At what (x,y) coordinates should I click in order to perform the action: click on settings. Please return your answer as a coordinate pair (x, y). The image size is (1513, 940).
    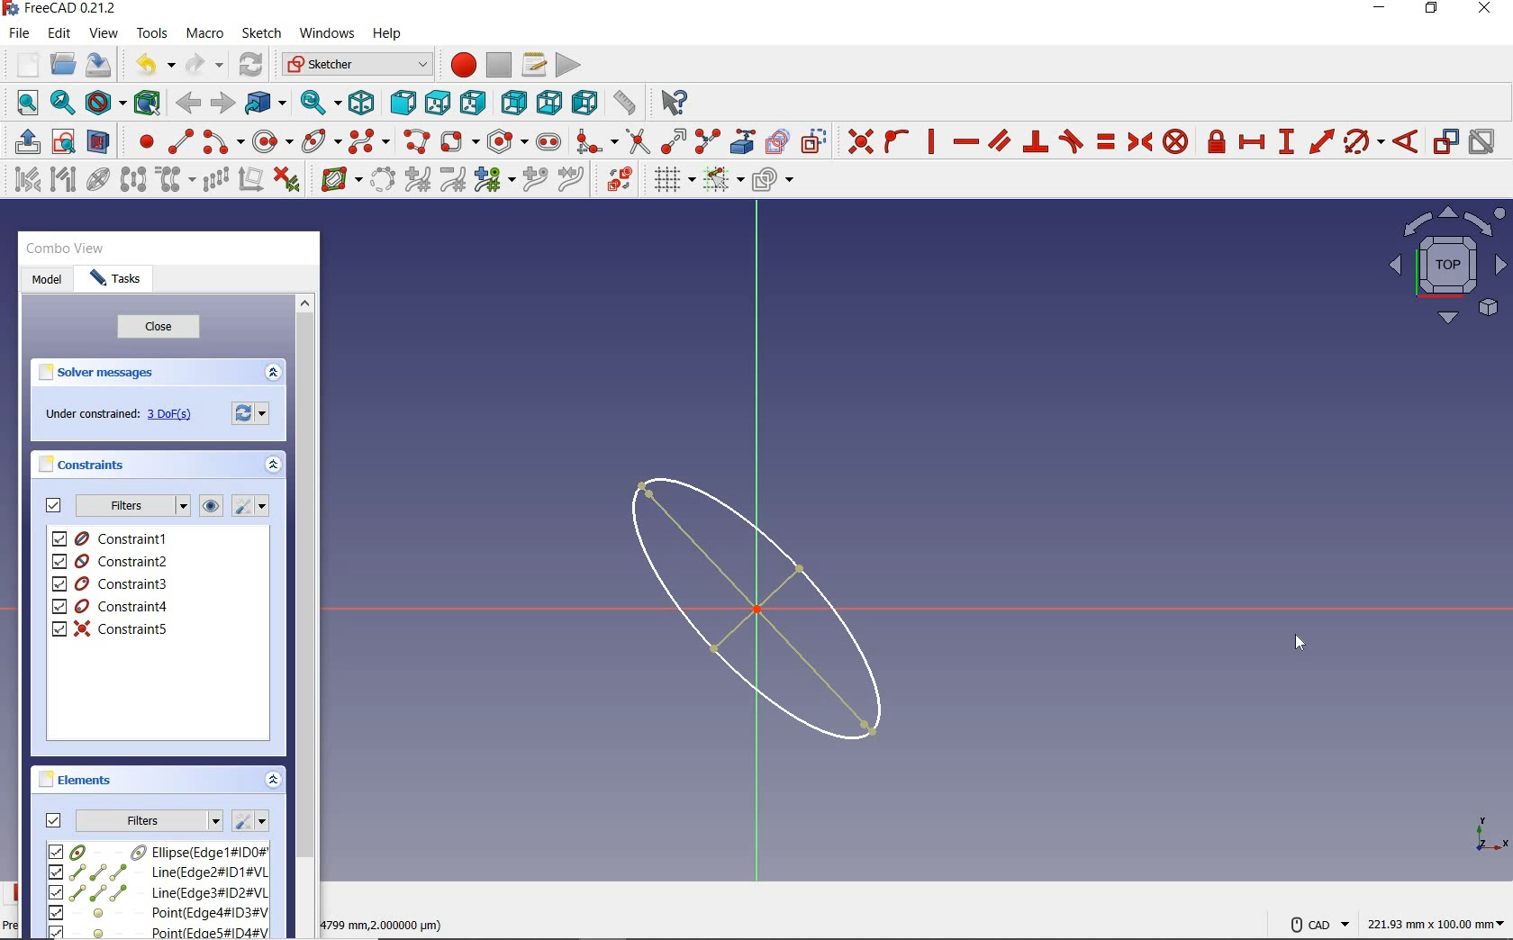
    Looking at the image, I should click on (249, 821).